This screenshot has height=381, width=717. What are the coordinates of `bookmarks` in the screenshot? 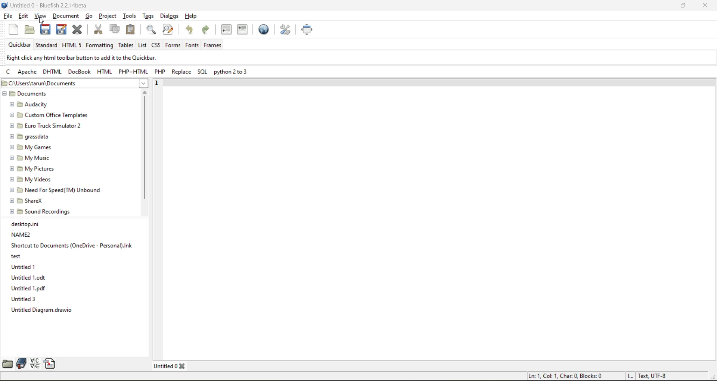 It's located at (22, 362).